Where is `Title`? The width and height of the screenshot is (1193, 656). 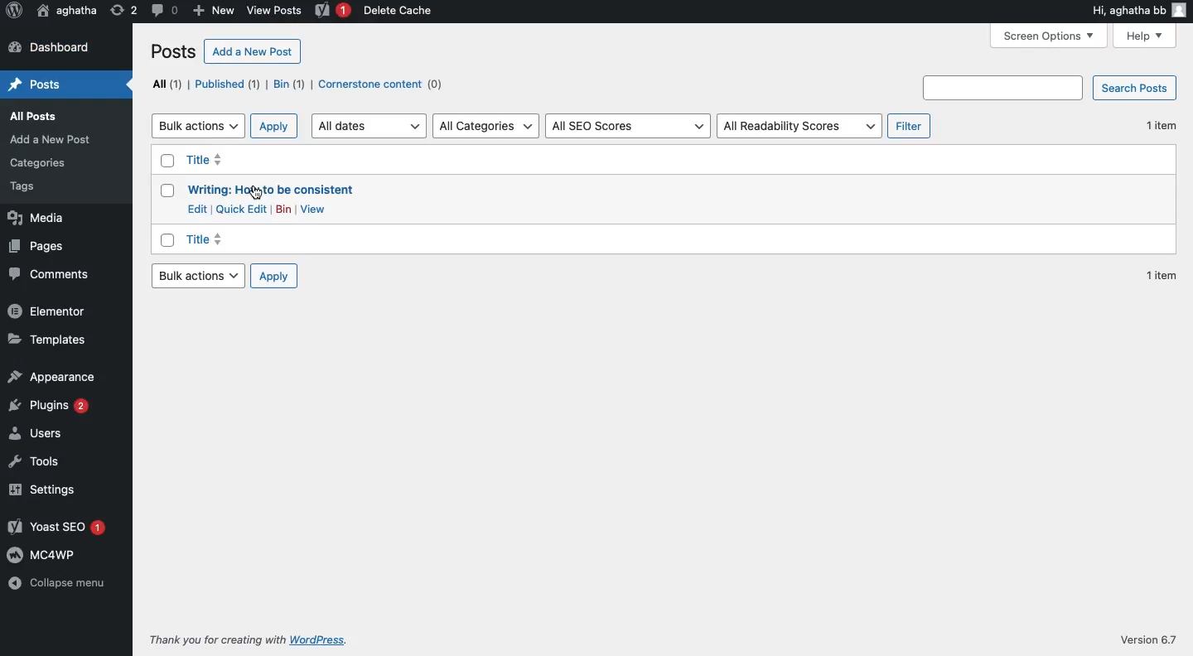
Title is located at coordinates (208, 159).